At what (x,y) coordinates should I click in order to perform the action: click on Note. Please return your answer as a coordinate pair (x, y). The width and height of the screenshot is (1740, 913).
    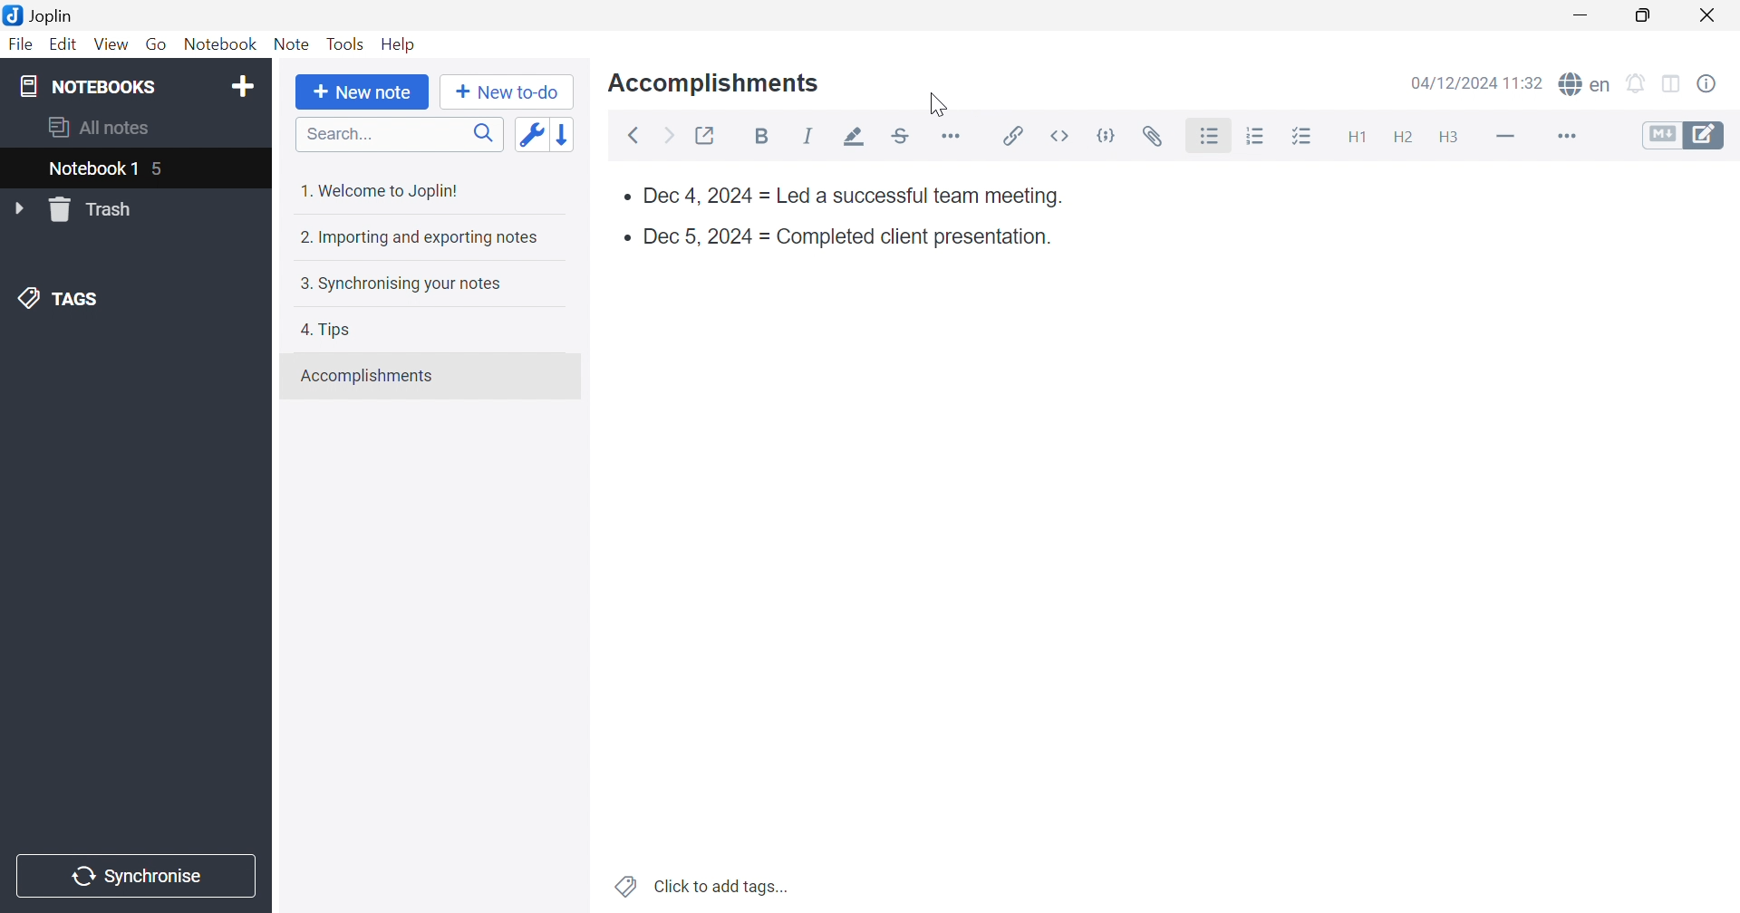
    Looking at the image, I should click on (291, 46).